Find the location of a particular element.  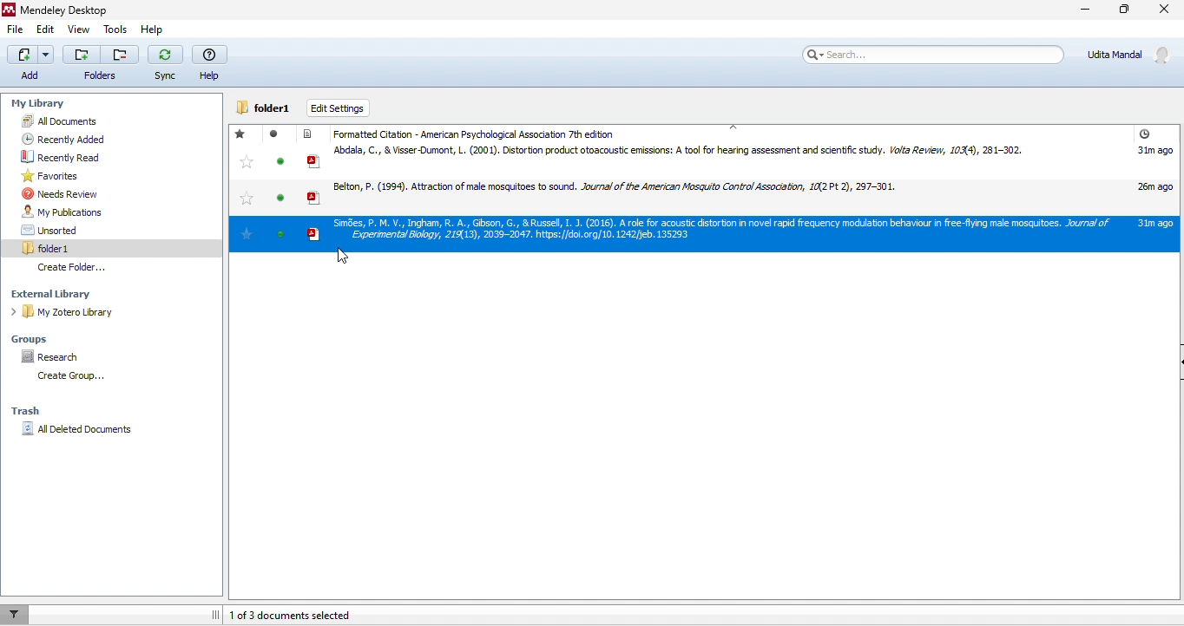

research articles is located at coordinates (739, 192).